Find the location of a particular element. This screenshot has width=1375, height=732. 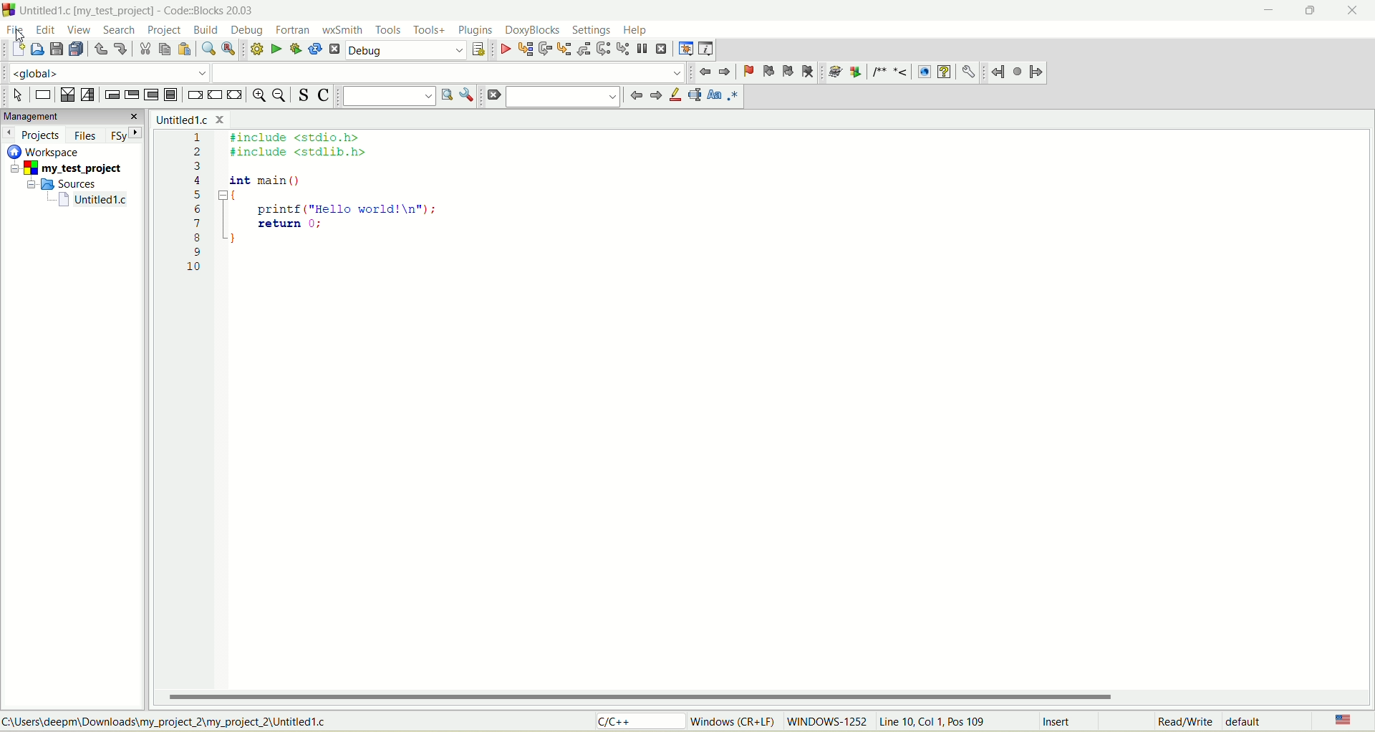

copy is located at coordinates (164, 49).